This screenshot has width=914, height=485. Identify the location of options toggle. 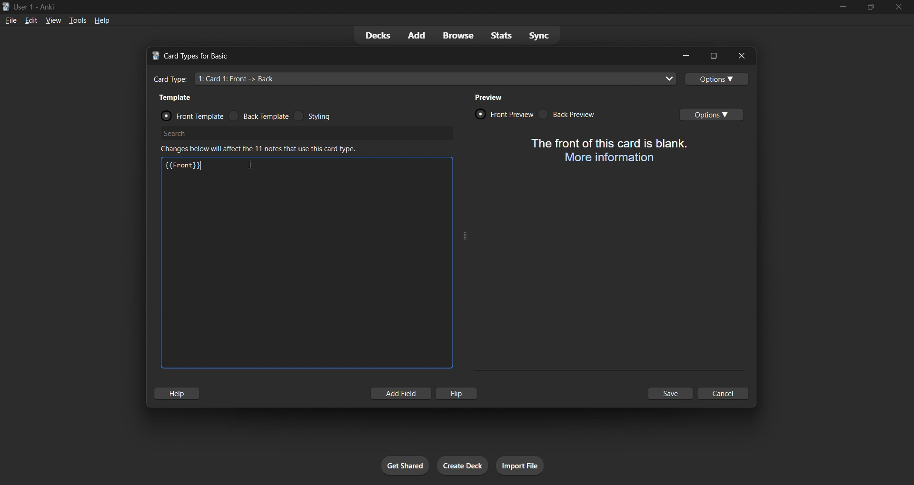
(716, 114).